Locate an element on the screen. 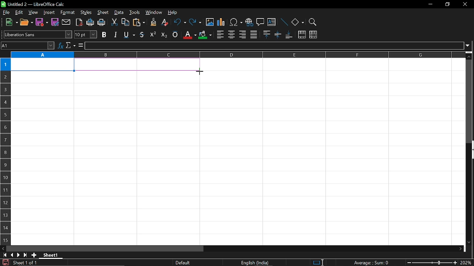  insert comment is located at coordinates (260, 22).